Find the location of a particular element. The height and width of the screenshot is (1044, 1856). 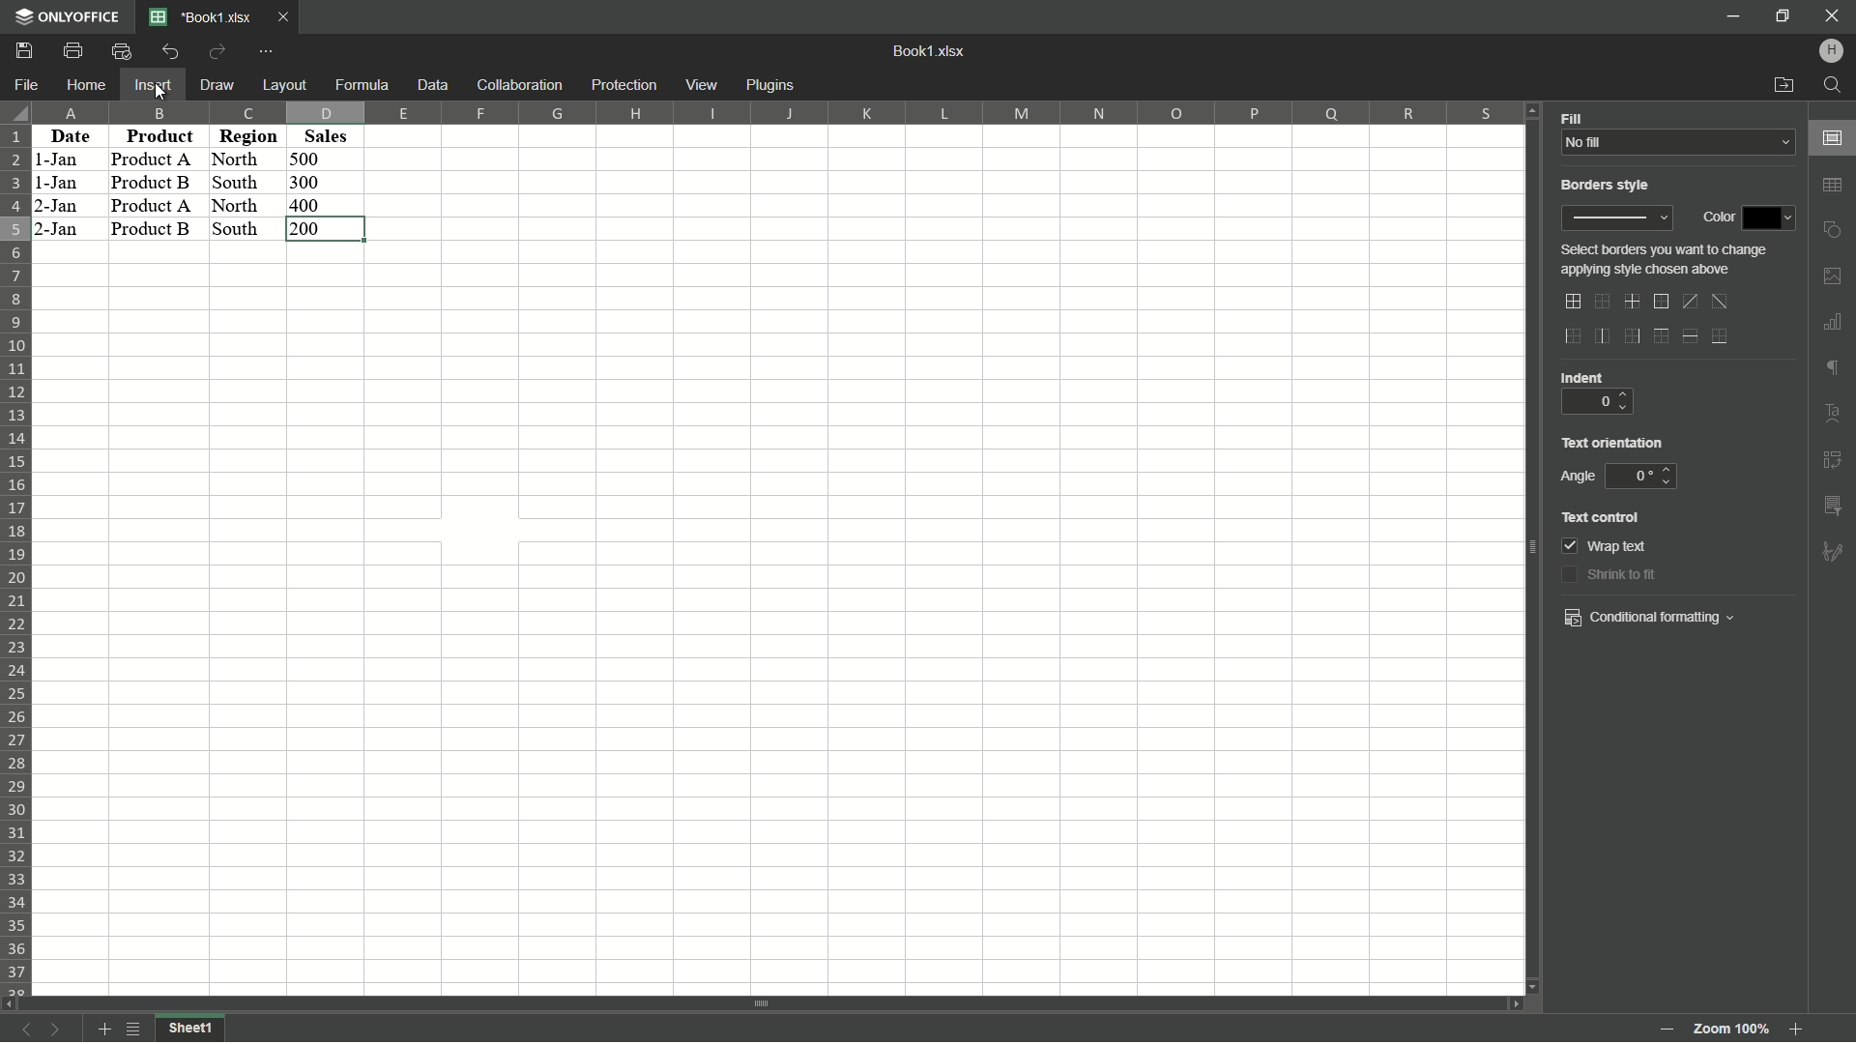

save is located at coordinates (25, 52).